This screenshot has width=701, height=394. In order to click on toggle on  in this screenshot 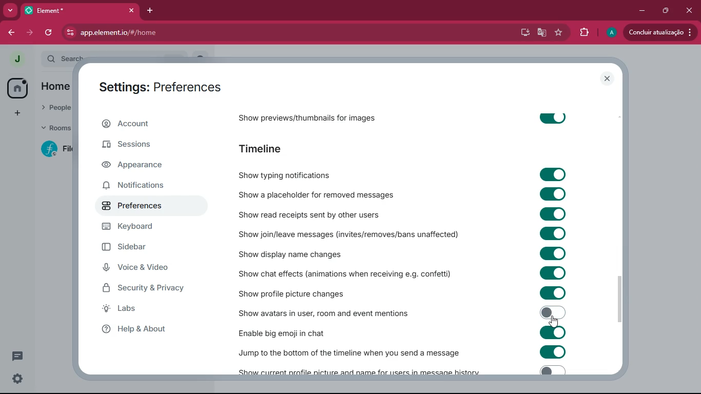, I will do `click(552, 253)`.